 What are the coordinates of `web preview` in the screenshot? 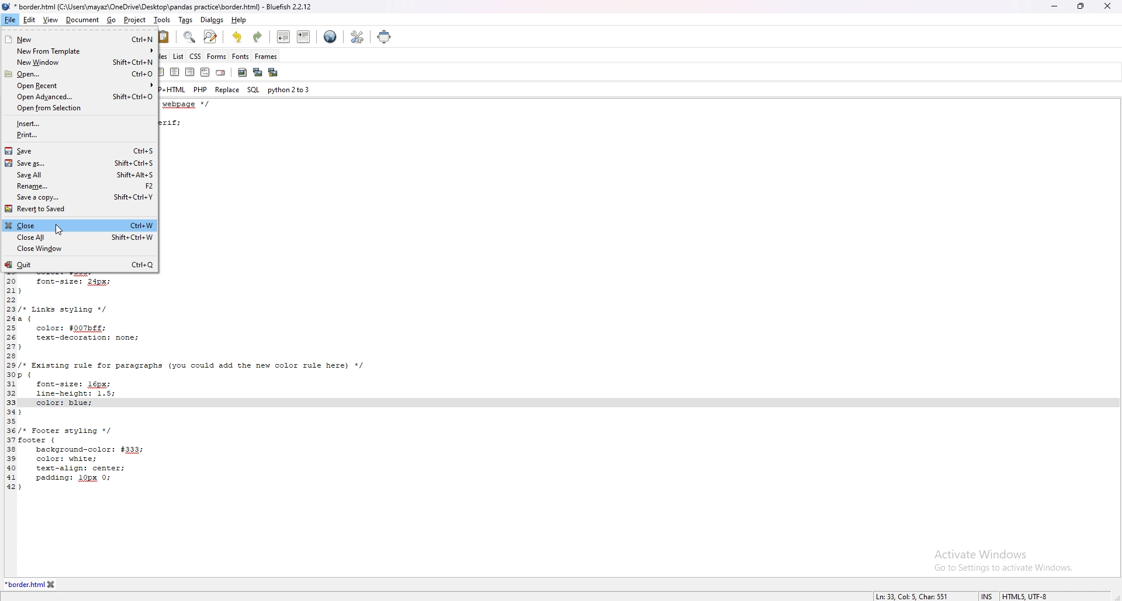 It's located at (330, 37).